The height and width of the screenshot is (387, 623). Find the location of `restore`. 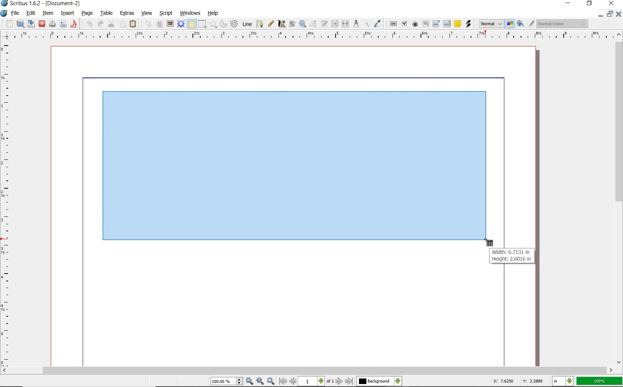

restore is located at coordinates (590, 4).